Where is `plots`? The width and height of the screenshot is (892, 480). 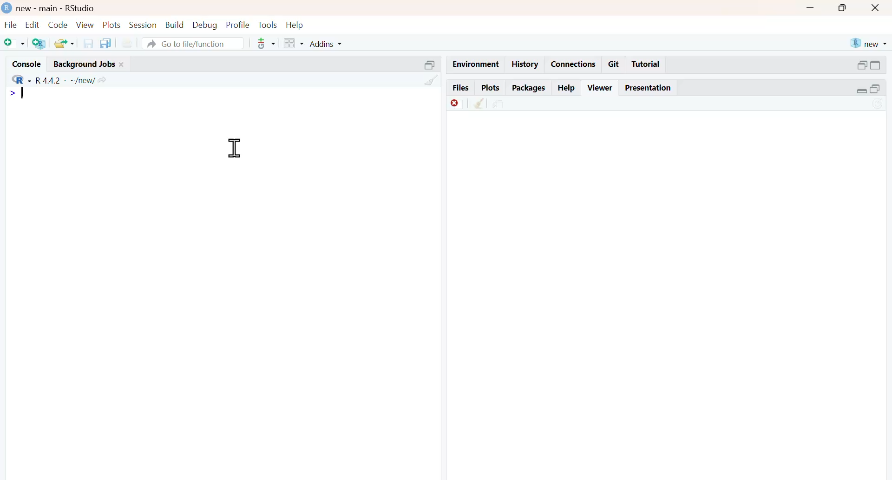 plots is located at coordinates (490, 88).